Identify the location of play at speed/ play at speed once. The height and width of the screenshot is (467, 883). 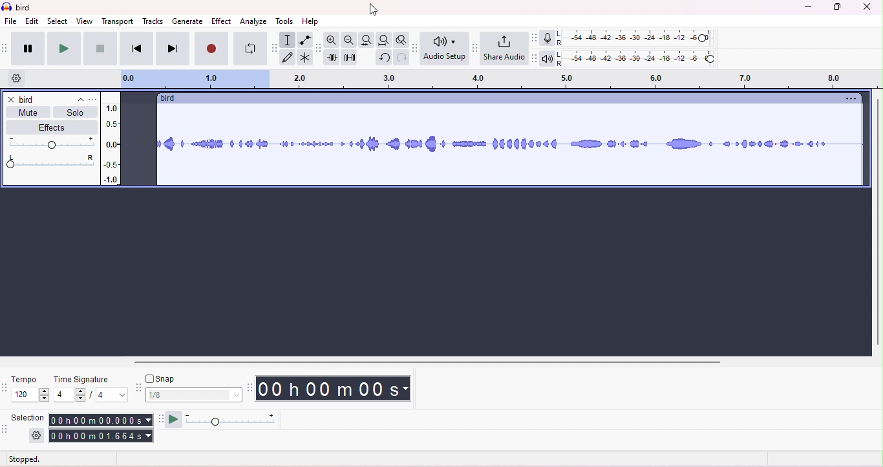
(173, 419).